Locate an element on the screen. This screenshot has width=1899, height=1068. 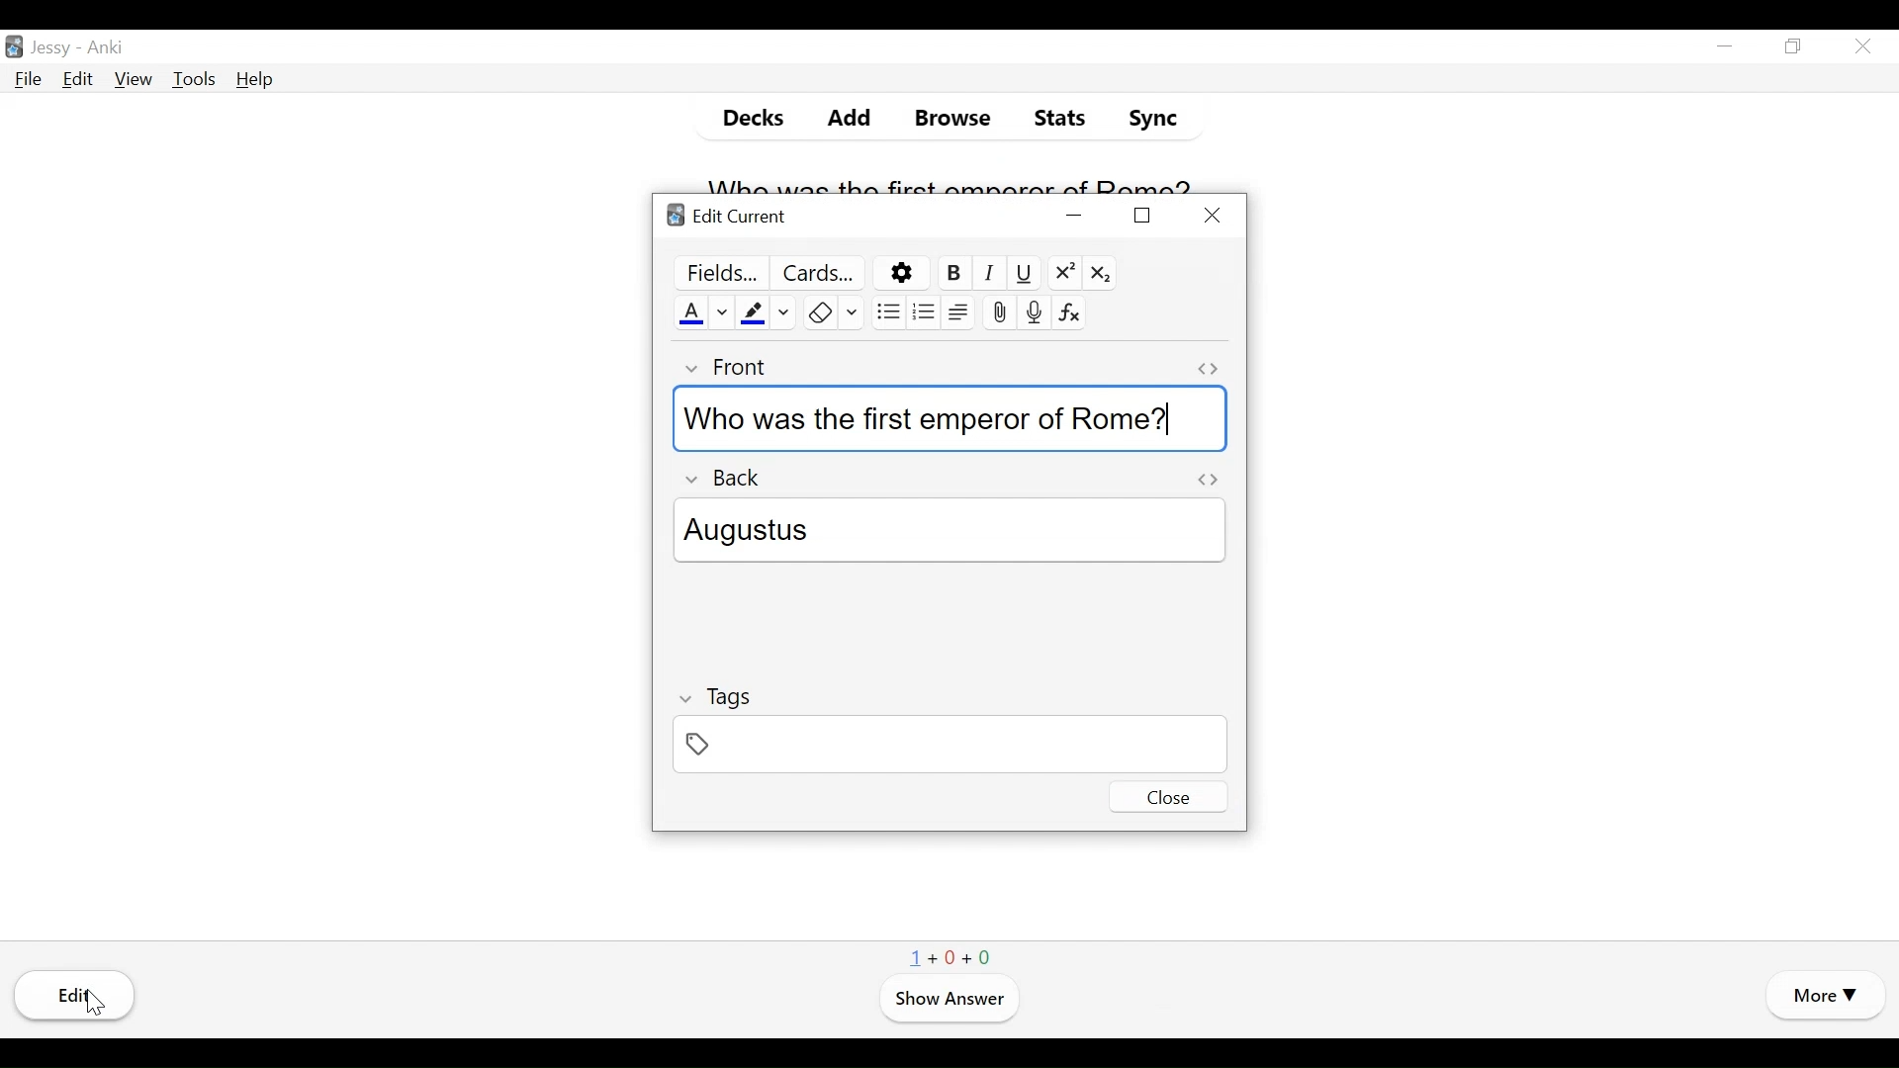
Close is located at coordinates (1167, 797).